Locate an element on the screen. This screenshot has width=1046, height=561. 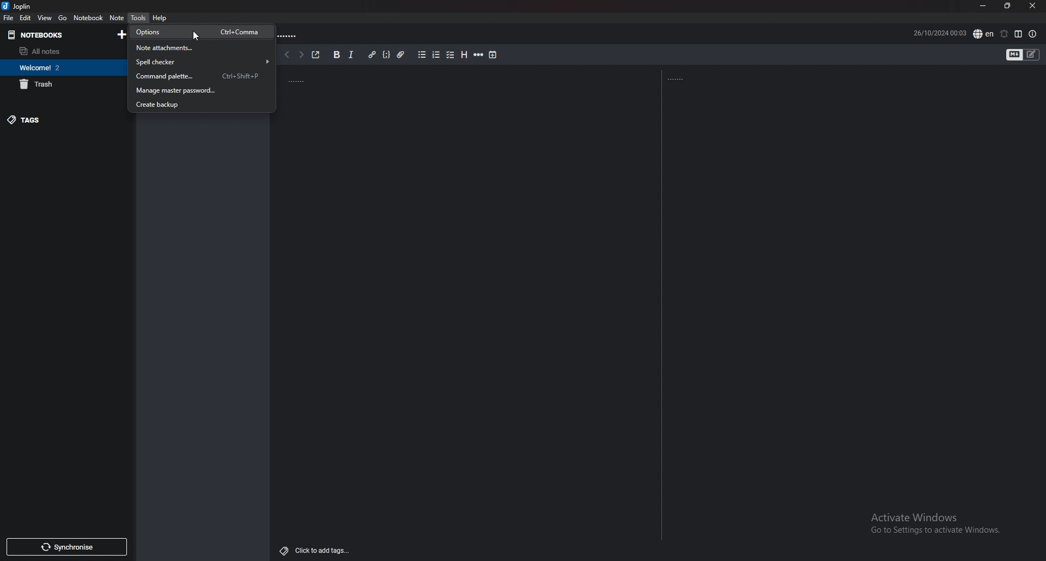
toggle editors is located at coordinates (1014, 55).